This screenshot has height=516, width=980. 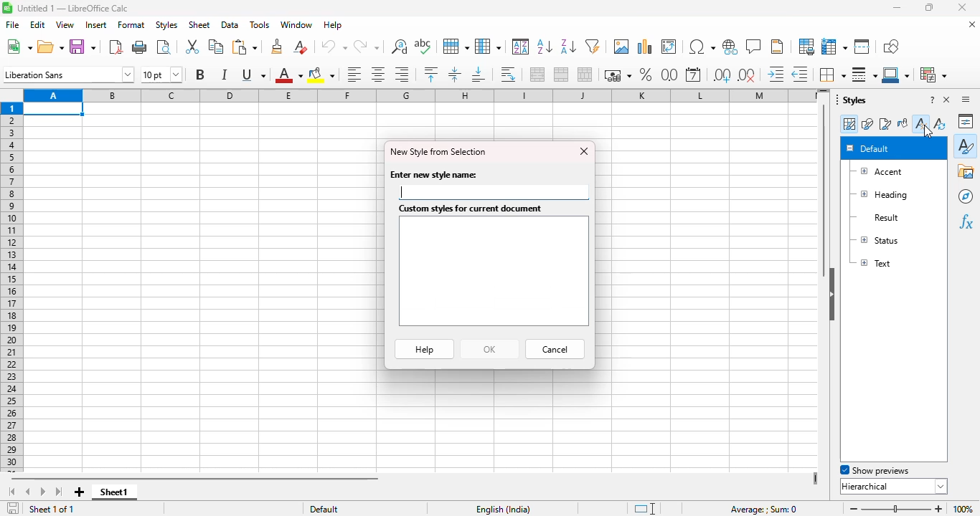 I want to click on scroll to last sheet, so click(x=60, y=492).